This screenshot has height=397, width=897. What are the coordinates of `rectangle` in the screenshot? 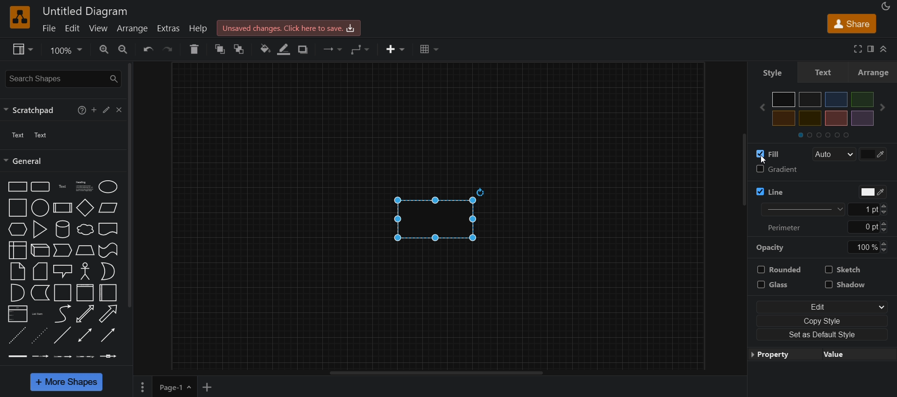 It's located at (17, 186).